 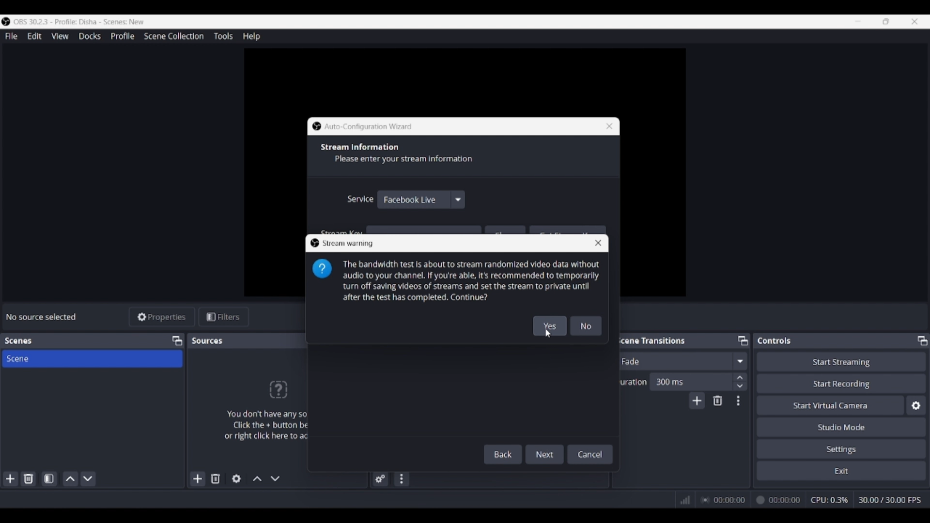 What do you see at coordinates (88, 479) in the screenshot?
I see `Move scene down` at bounding box center [88, 479].